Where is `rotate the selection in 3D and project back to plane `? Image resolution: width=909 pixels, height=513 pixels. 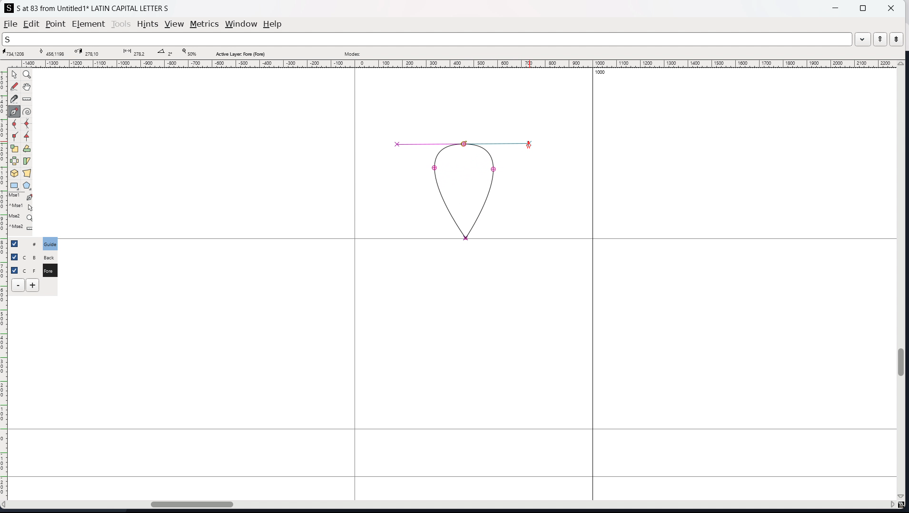
rotate the selection in 3D and project back to plane  is located at coordinates (14, 174).